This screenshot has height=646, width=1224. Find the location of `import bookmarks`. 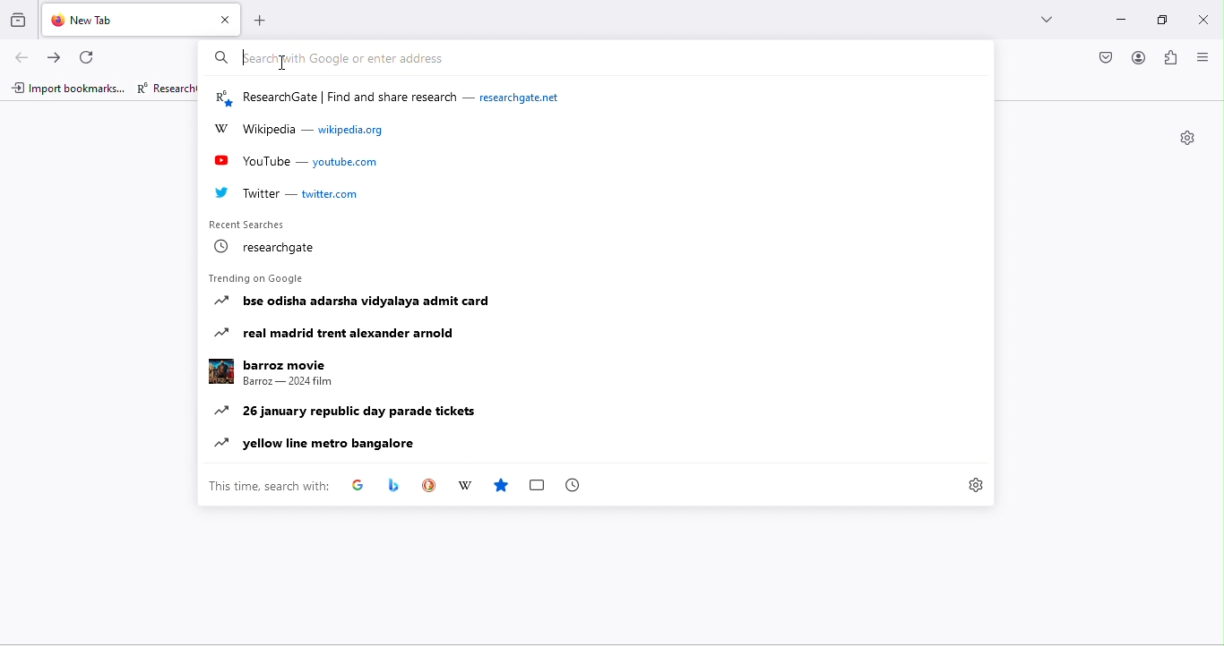

import bookmarks is located at coordinates (68, 89).